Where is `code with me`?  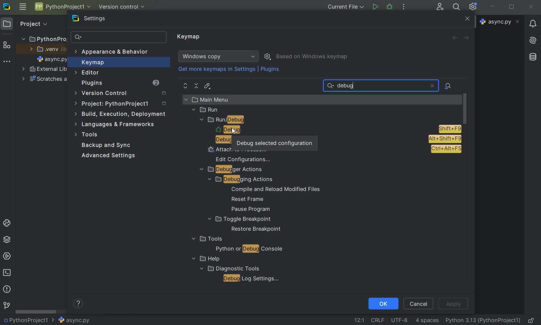 code with me is located at coordinates (440, 6).